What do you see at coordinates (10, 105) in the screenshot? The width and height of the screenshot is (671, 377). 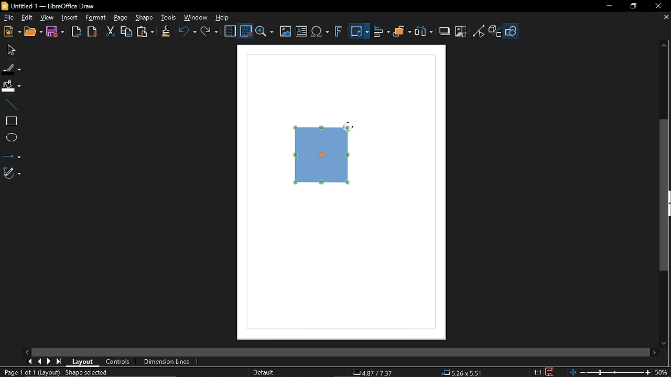 I see `Line` at bounding box center [10, 105].